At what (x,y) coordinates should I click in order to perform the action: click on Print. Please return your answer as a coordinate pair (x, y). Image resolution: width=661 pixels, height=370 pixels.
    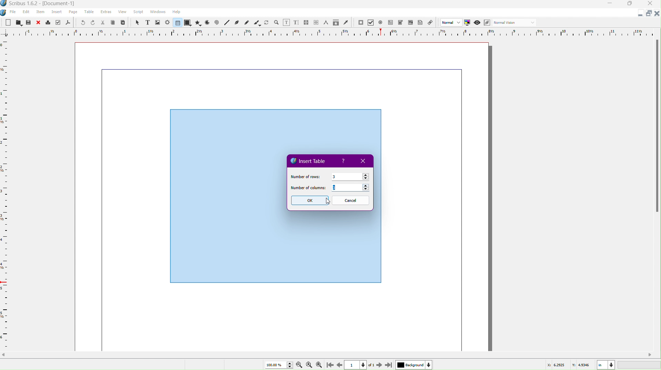
    Looking at the image, I should click on (48, 22).